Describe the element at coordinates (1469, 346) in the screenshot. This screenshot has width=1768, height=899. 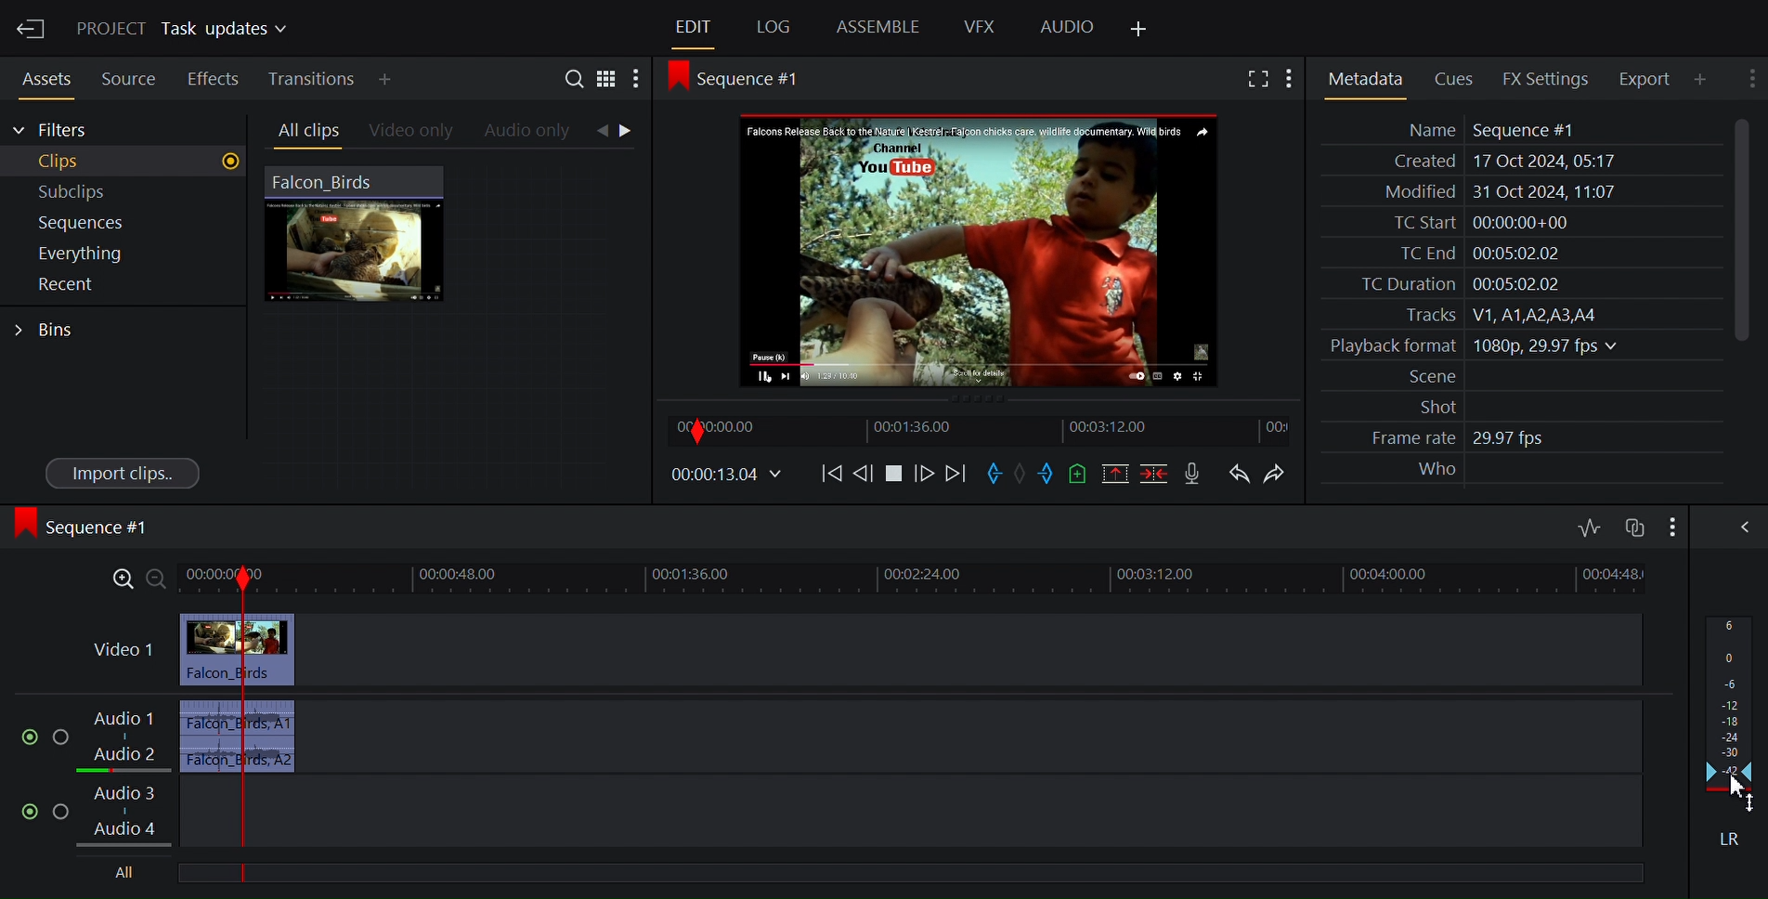
I see `Playback format 1080p, 29.97 fps ` at that location.